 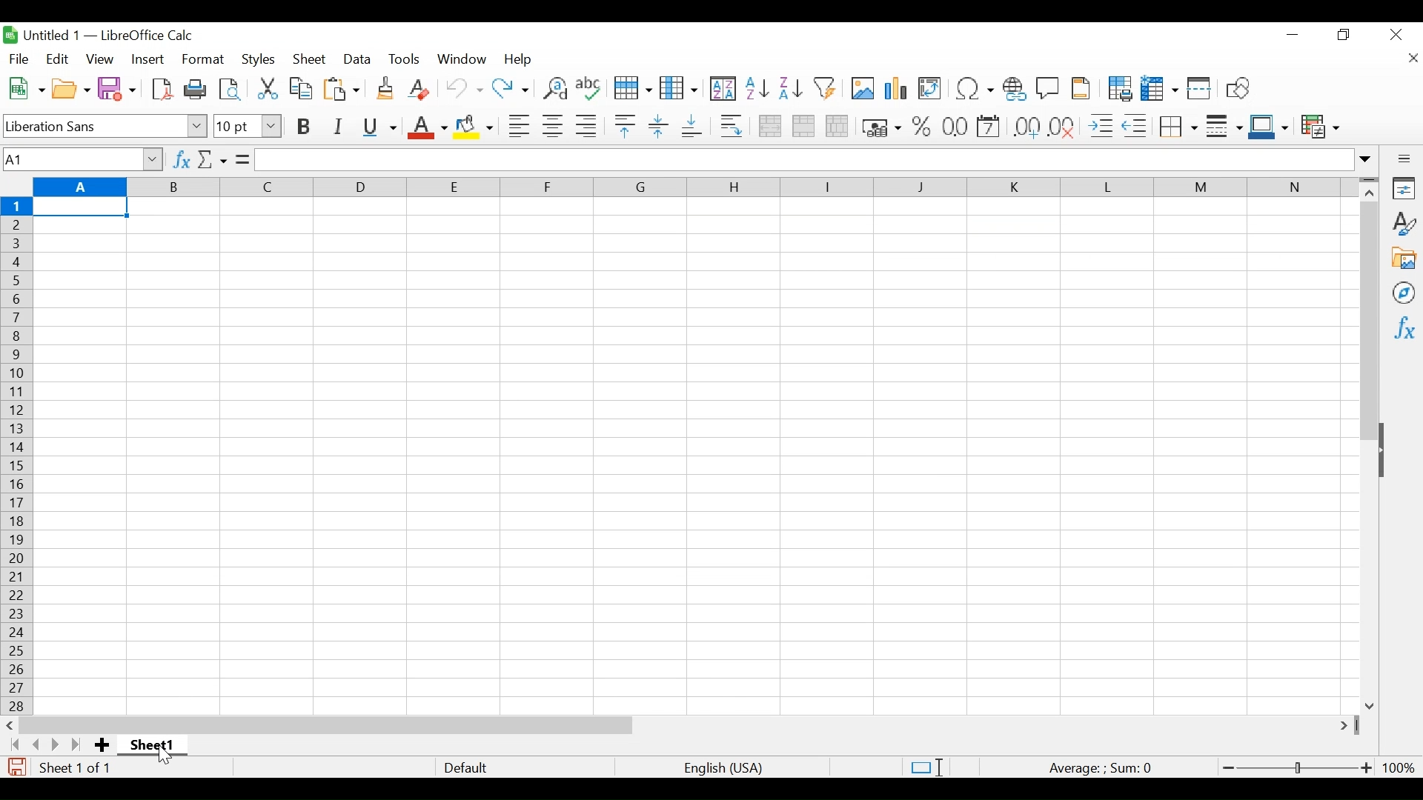 I want to click on language, so click(x=724, y=767).